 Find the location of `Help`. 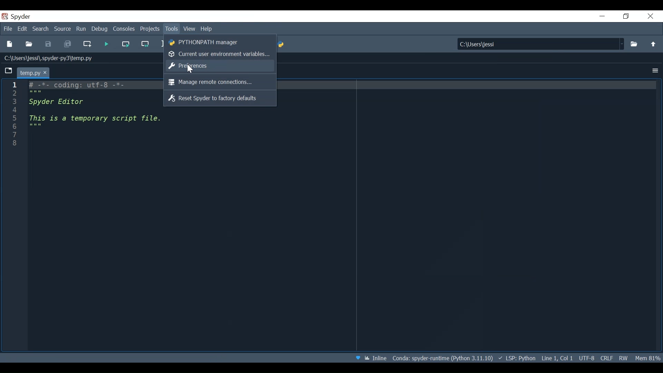

Help is located at coordinates (206, 29).